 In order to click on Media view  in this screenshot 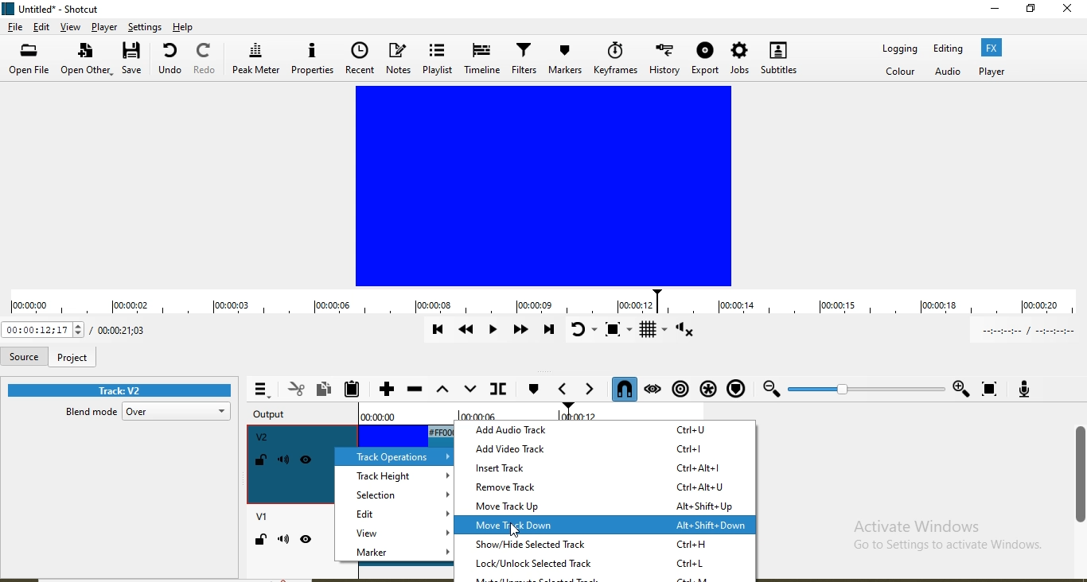, I will do `click(539, 186)`.